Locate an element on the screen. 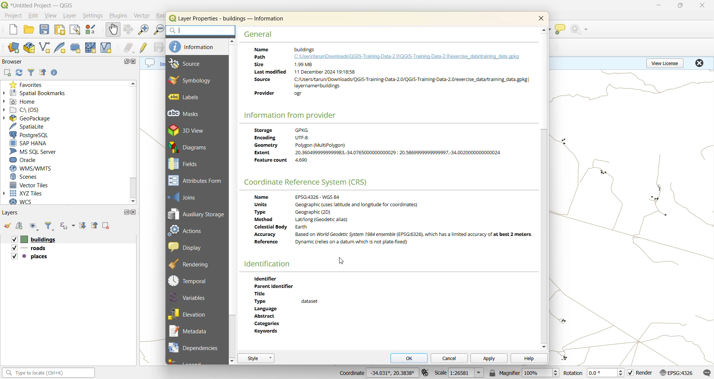  zoom in is located at coordinates (145, 30).